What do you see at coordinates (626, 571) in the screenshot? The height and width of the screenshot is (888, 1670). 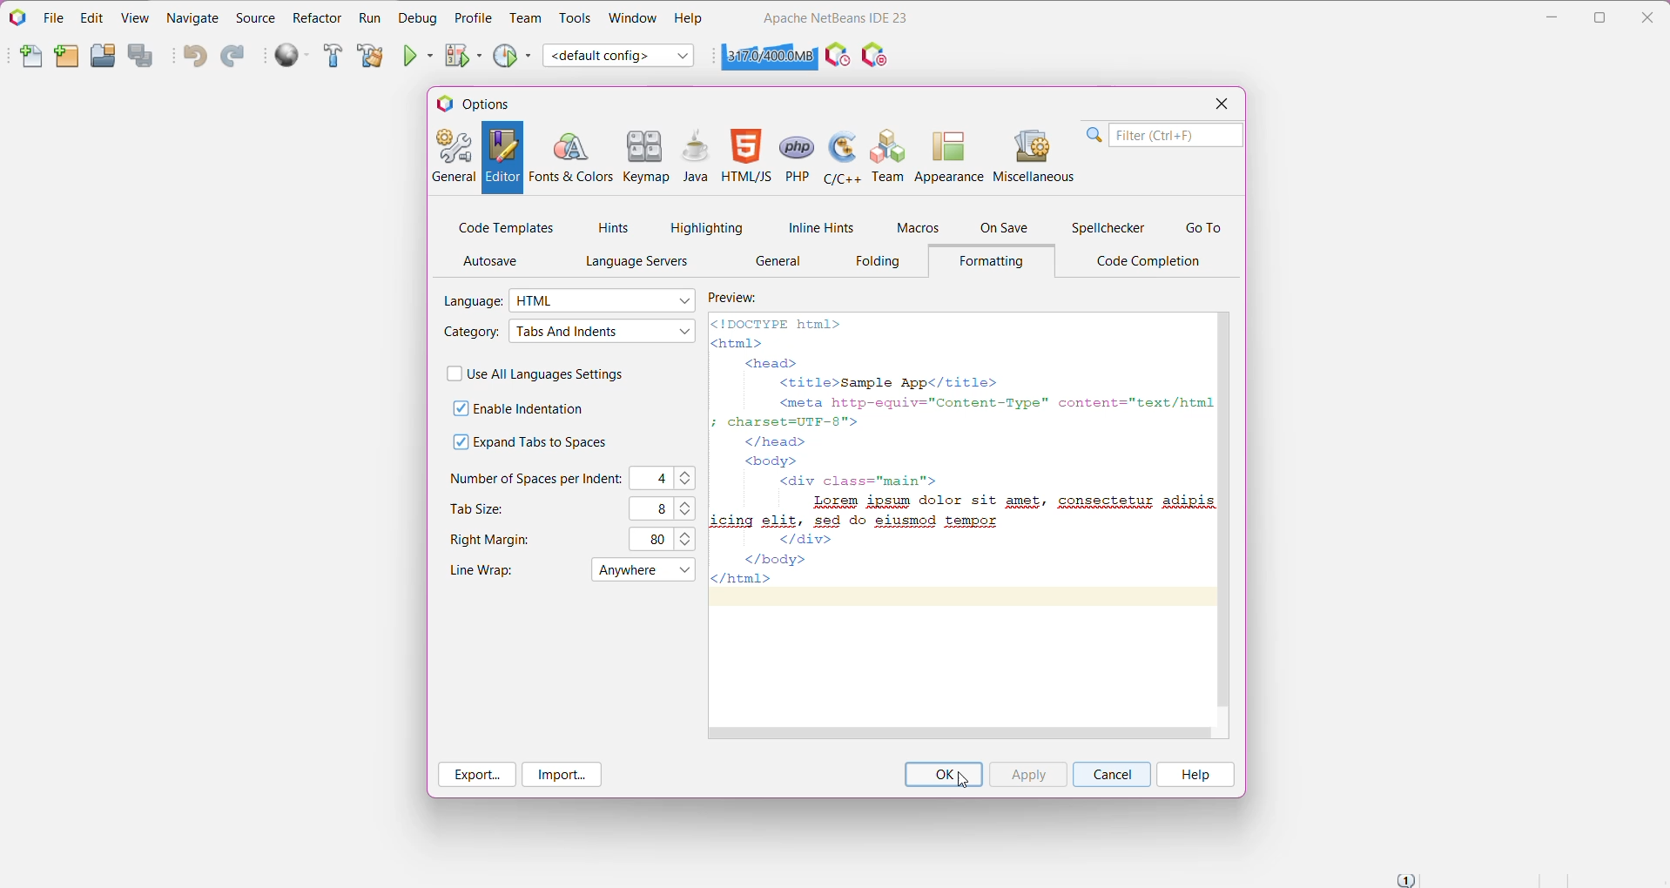 I see `menu` at bounding box center [626, 571].